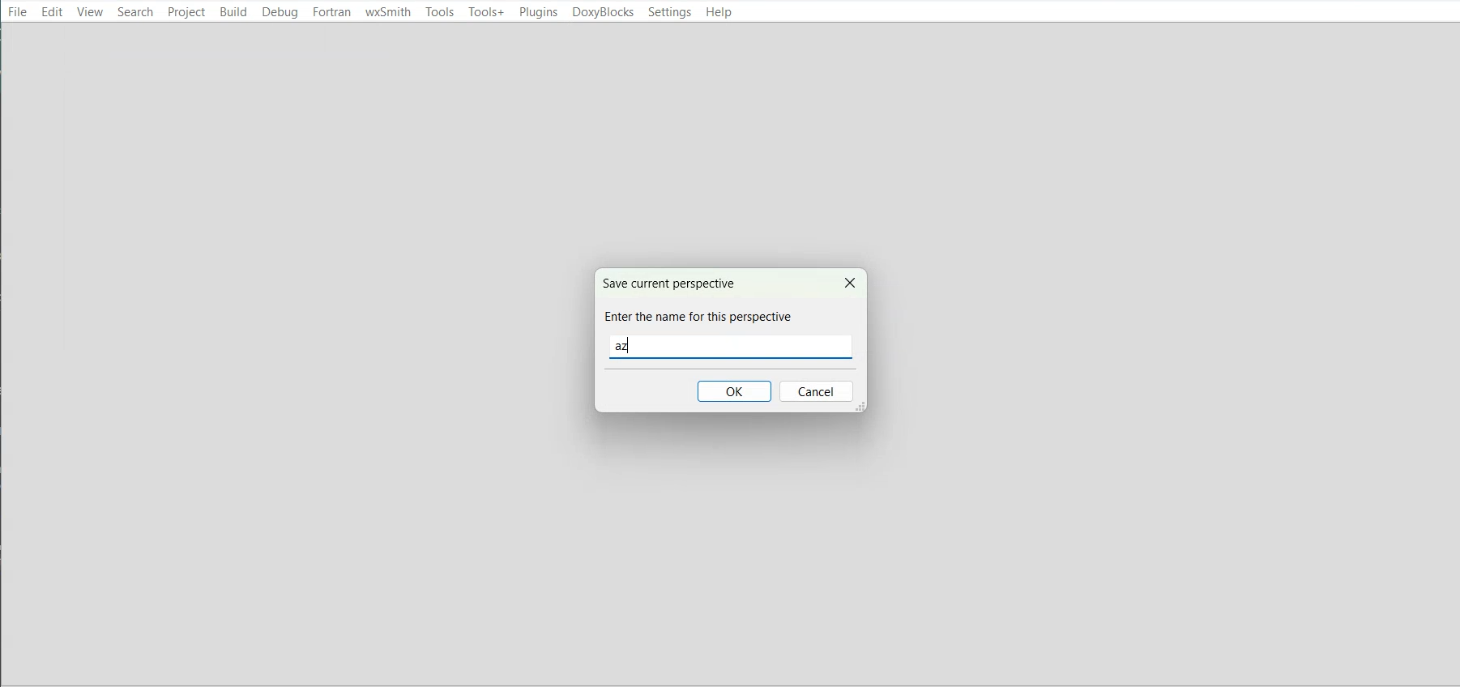 The image size is (1460, 687). I want to click on View, so click(90, 11).